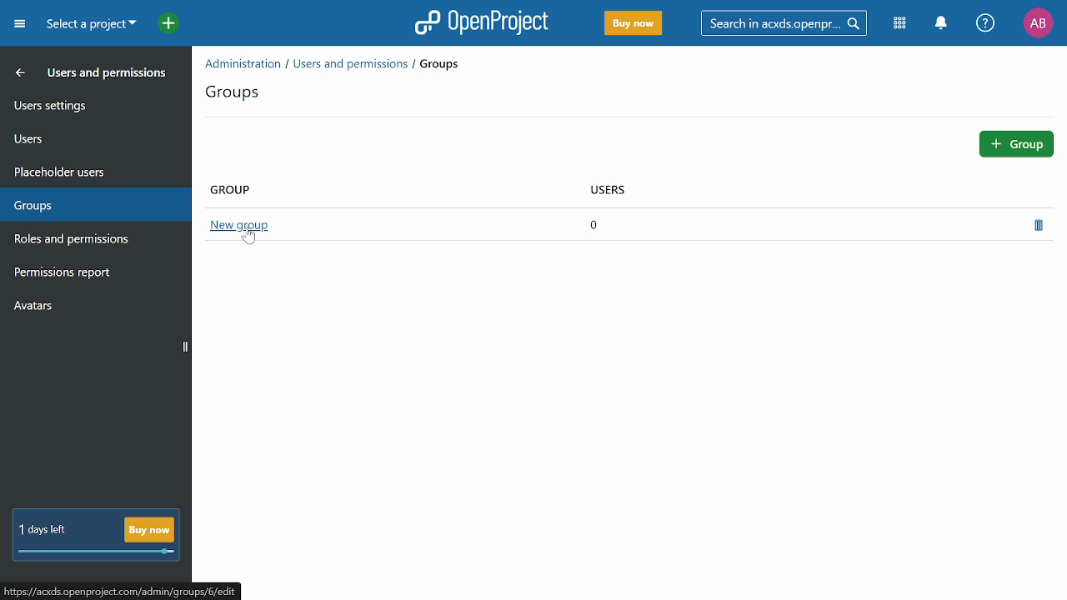 The width and height of the screenshot is (1067, 600). What do you see at coordinates (1042, 225) in the screenshot?
I see `delete` at bounding box center [1042, 225].